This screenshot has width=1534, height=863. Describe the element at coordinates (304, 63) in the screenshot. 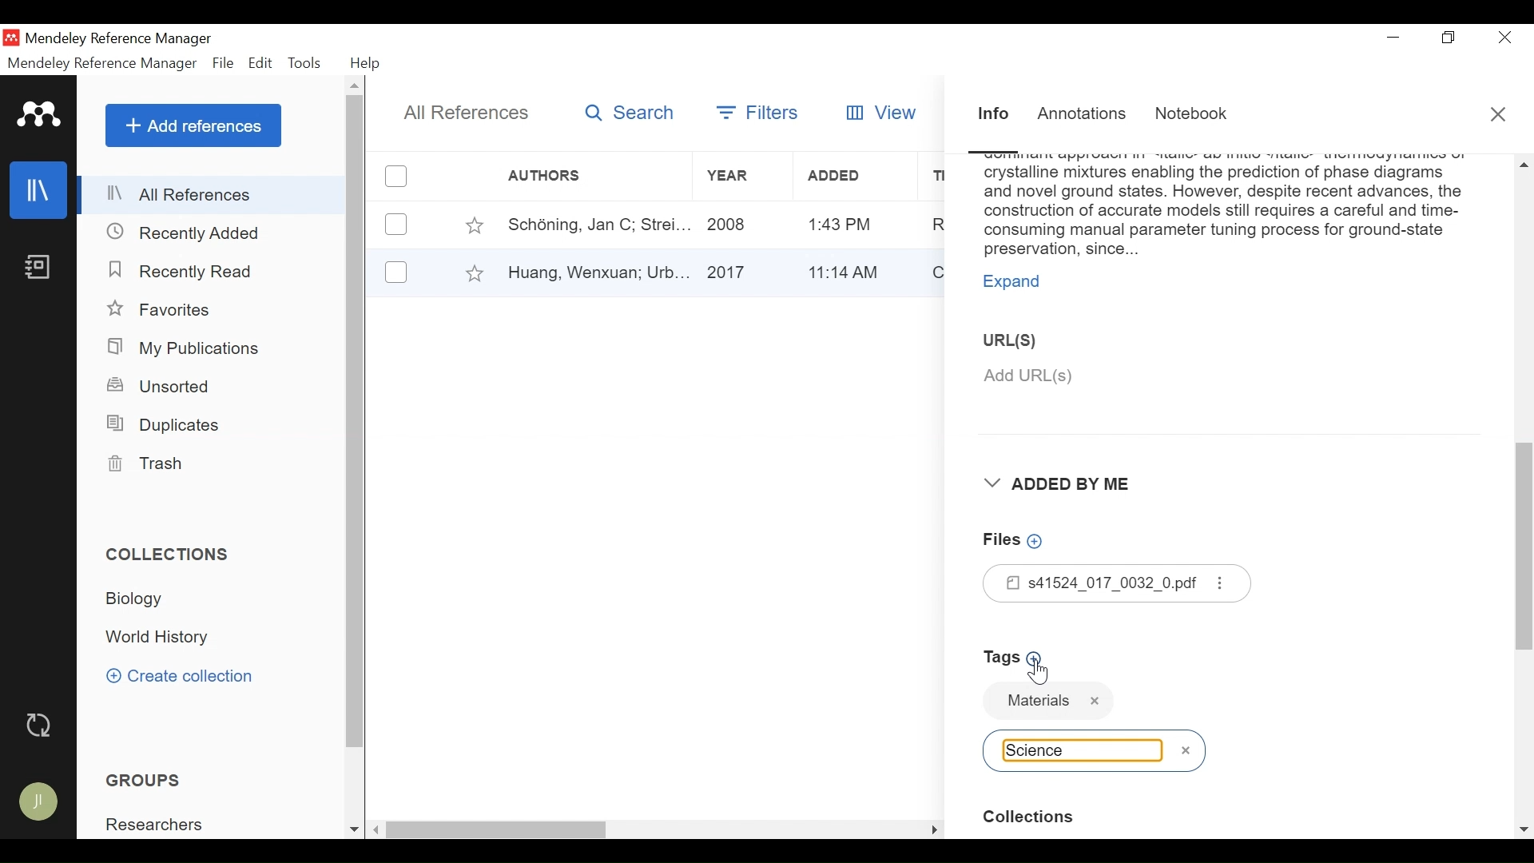

I see `Tools` at that location.